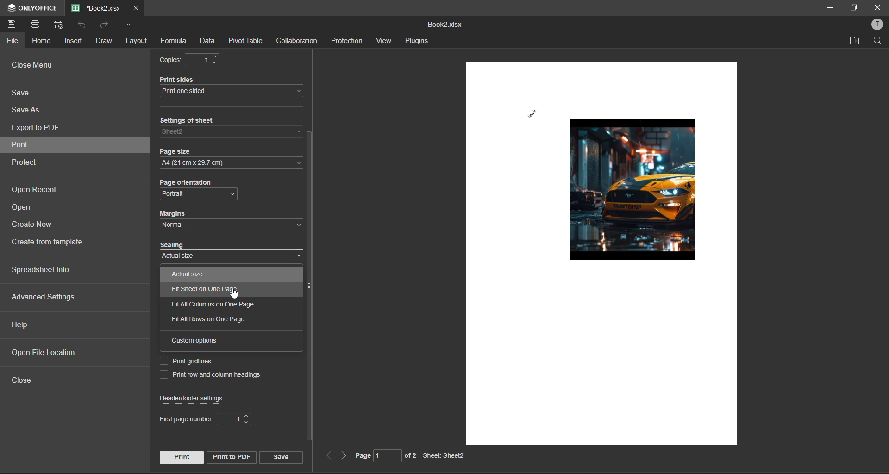 The width and height of the screenshot is (889, 474). Describe the element at coordinates (134, 7) in the screenshot. I see `close tab` at that location.